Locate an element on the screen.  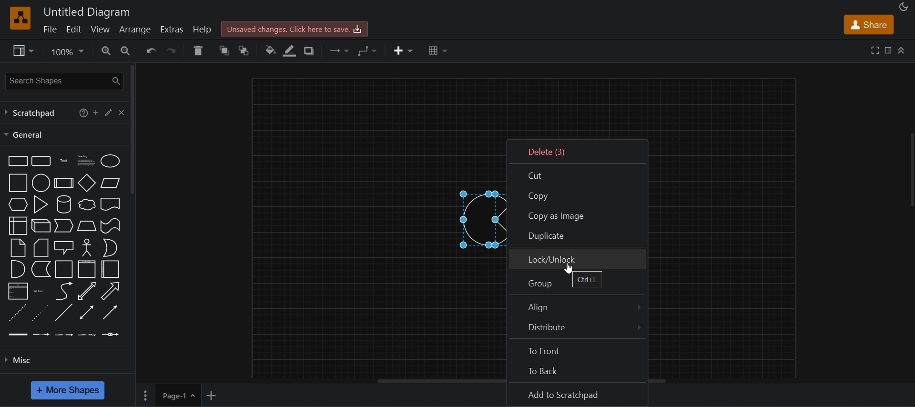
more shapes is located at coordinates (68, 390).